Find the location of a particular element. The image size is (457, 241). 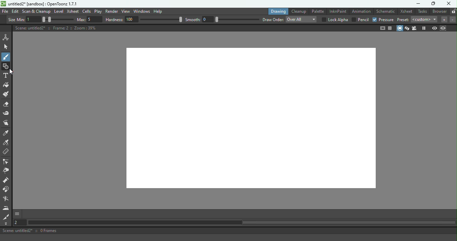

Type tool is located at coordinates (7, 76).